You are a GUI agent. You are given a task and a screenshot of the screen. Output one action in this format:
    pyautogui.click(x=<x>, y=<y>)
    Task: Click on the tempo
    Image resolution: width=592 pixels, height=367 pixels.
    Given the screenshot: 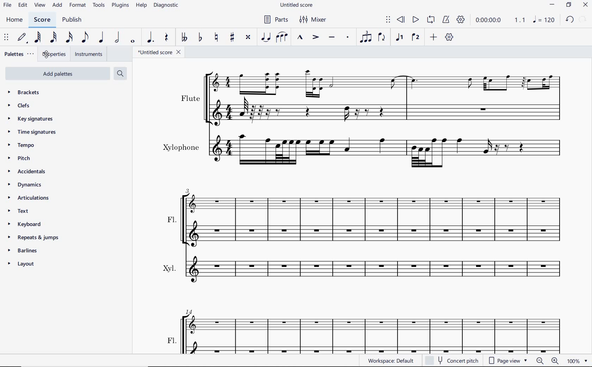 What is the action you would take?
    pyautogui.click(x=21, y=145)
    